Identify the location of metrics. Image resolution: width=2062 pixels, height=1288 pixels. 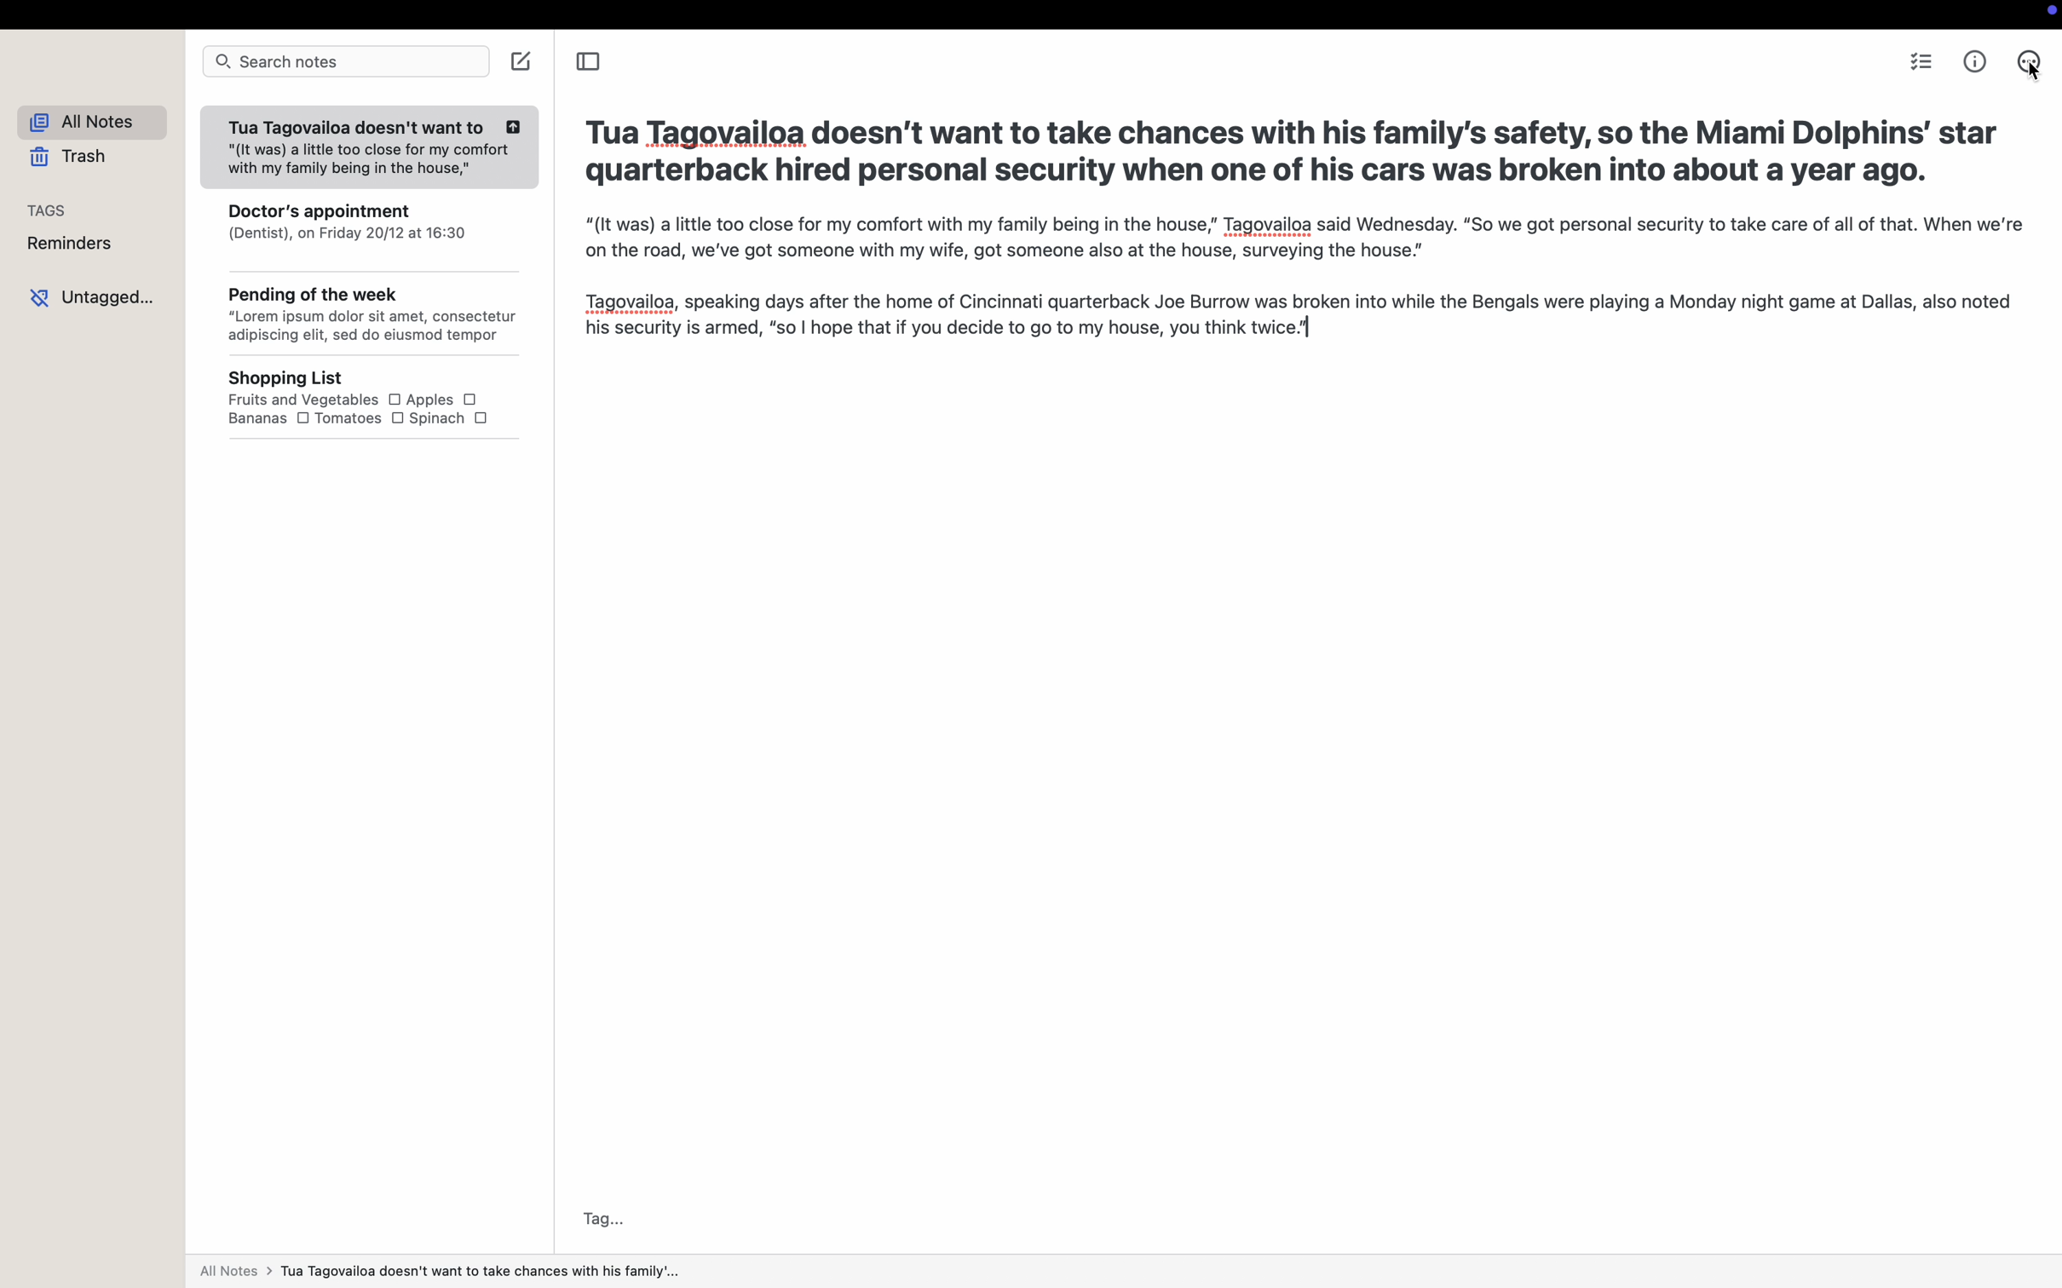
(1974, 60).